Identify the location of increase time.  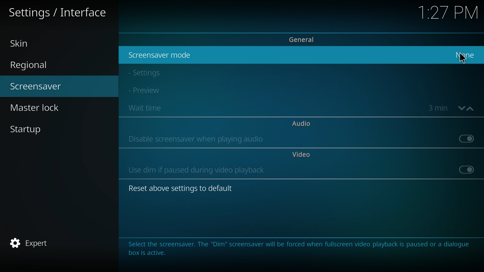
(471, 109).